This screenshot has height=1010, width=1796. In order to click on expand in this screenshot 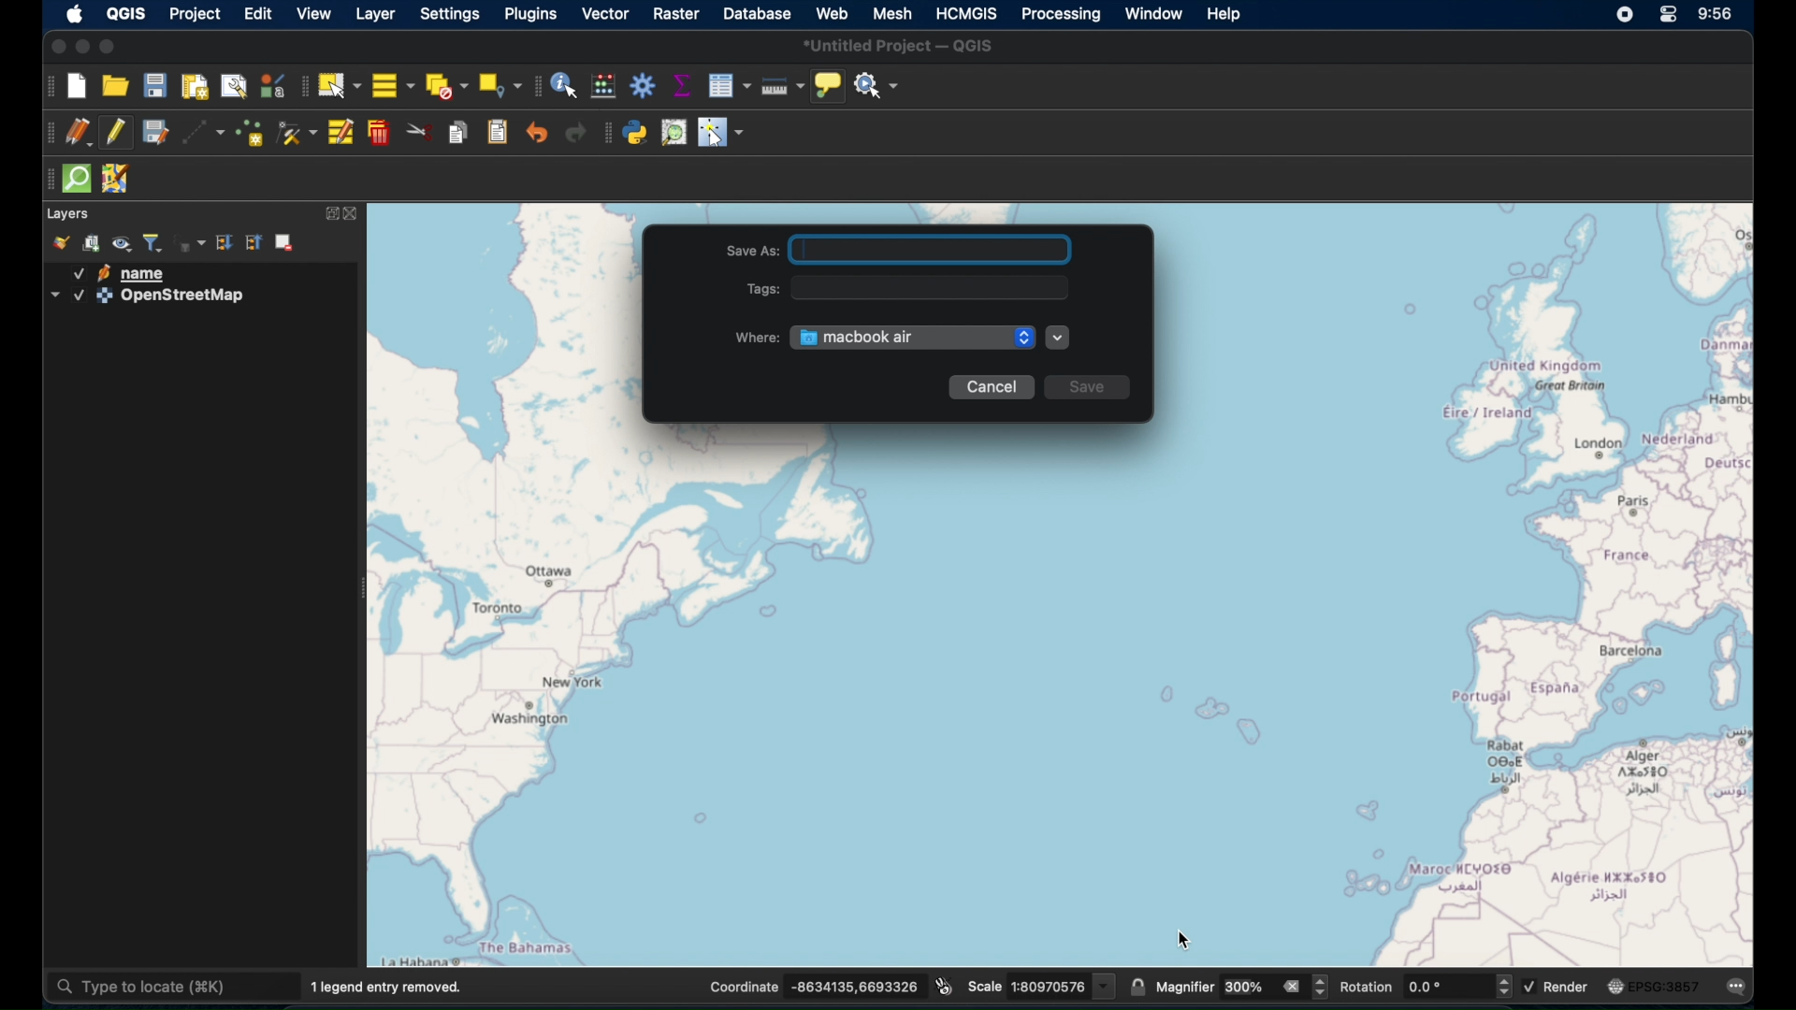, I will do `click(327, 214)`.